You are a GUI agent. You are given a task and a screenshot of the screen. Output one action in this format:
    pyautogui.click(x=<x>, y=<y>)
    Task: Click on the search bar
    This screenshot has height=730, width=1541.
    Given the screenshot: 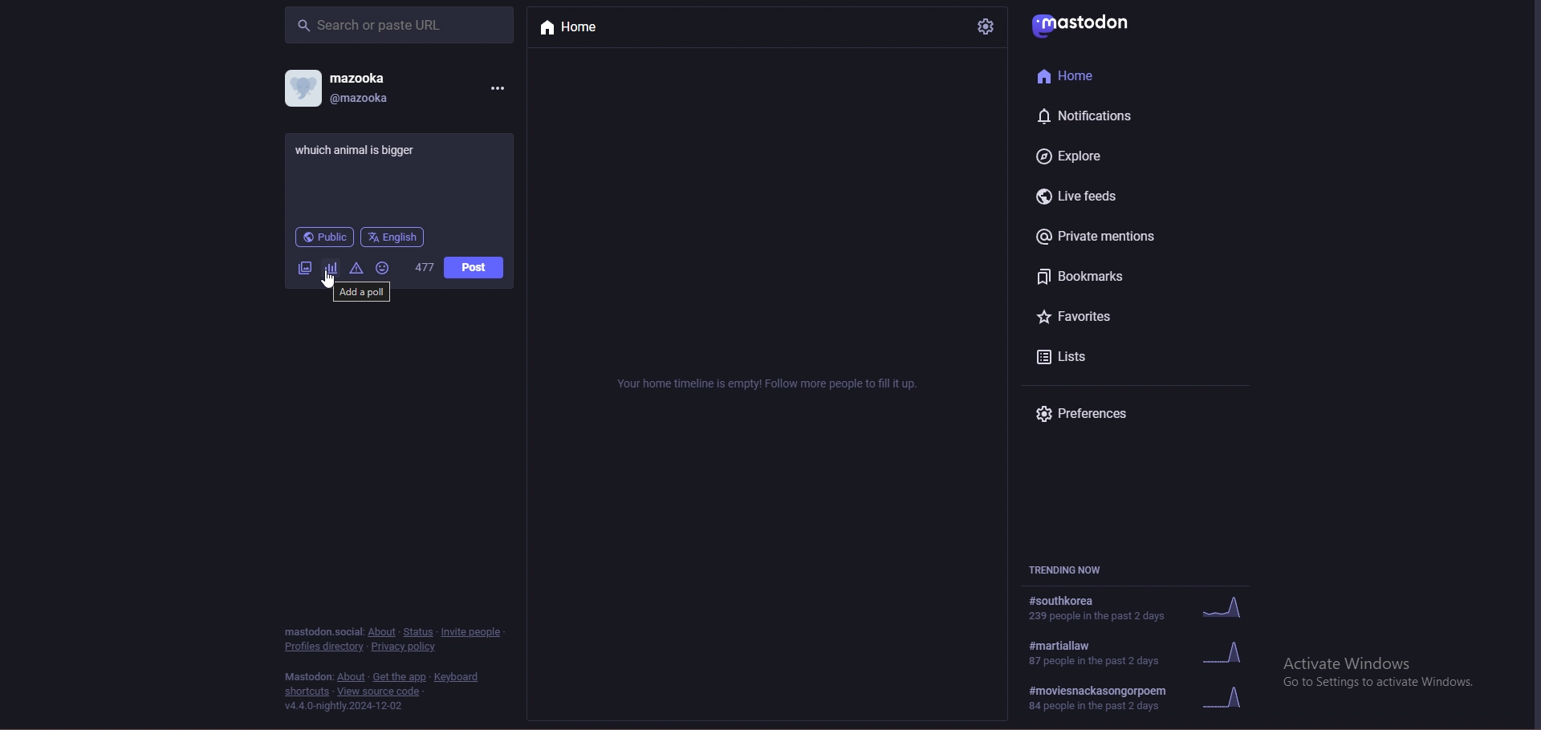 What is the action you would take?
    pyautogui.click(x=399, y=24)
    